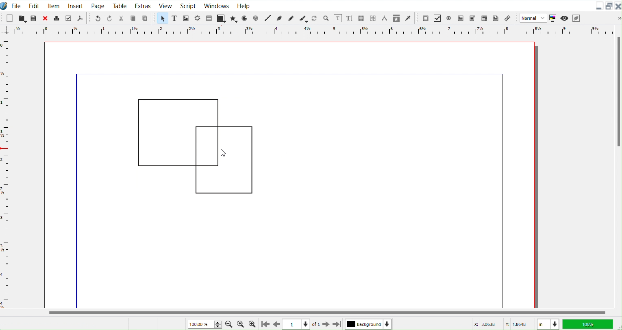 The image size is (622, 330). Describe the element at coordinates (222, 18) in the screenshot. I see `Shape ` at that location.